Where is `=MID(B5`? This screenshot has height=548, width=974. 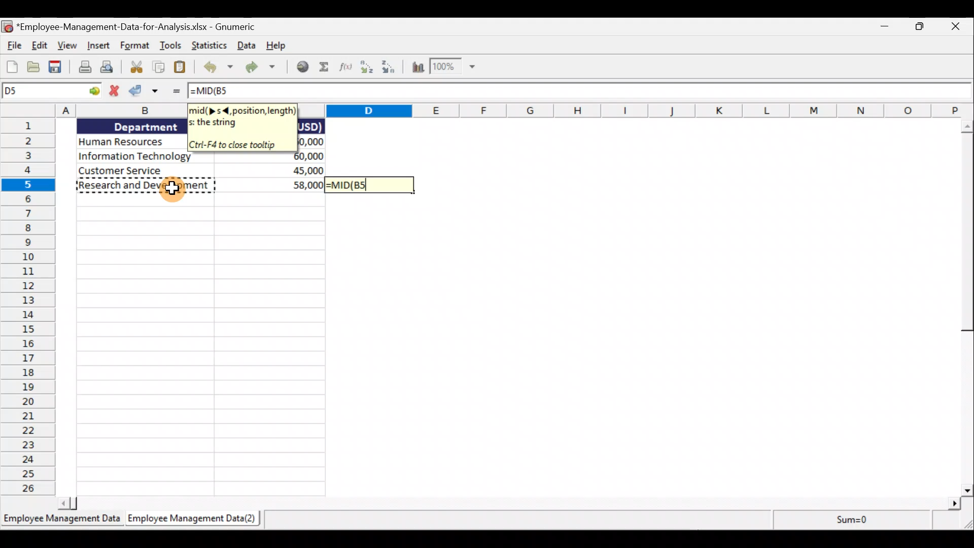 =MID(B5 is located at coordinates (580, 90).